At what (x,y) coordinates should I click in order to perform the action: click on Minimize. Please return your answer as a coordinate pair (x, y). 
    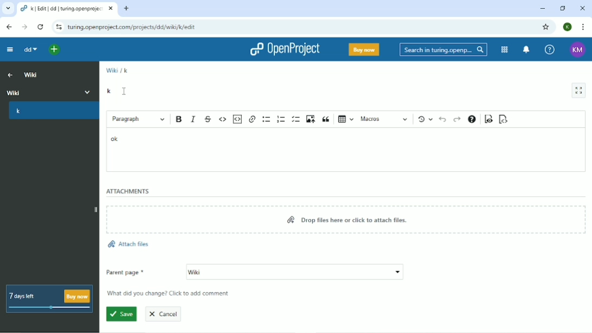
    Looking at the image, I should click on (543, 9).